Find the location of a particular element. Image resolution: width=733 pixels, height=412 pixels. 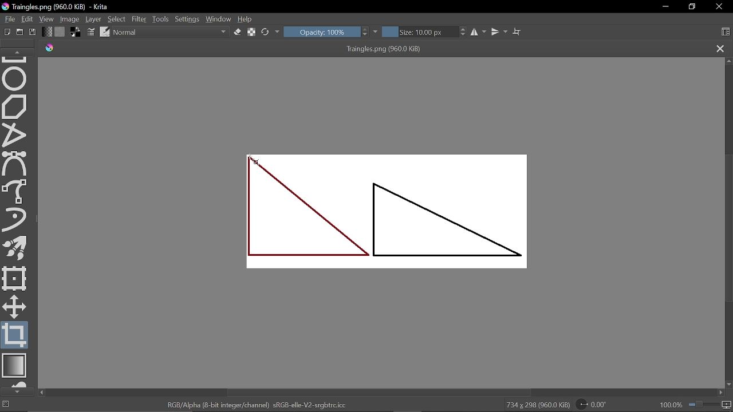

Fill pattern is located at coordinates (60, 32).